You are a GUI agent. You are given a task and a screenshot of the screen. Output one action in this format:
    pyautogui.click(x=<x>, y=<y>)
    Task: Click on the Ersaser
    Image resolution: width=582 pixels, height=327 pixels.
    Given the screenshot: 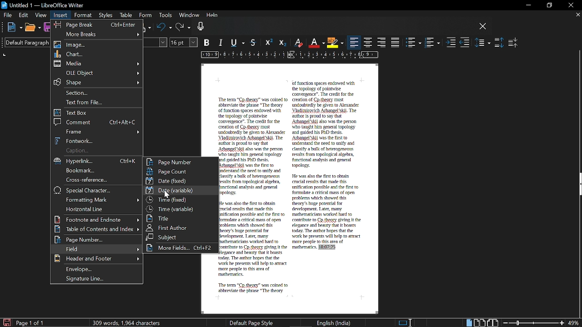 What is the action you would take?
    pyautogui.click(x=299, y=43)
    